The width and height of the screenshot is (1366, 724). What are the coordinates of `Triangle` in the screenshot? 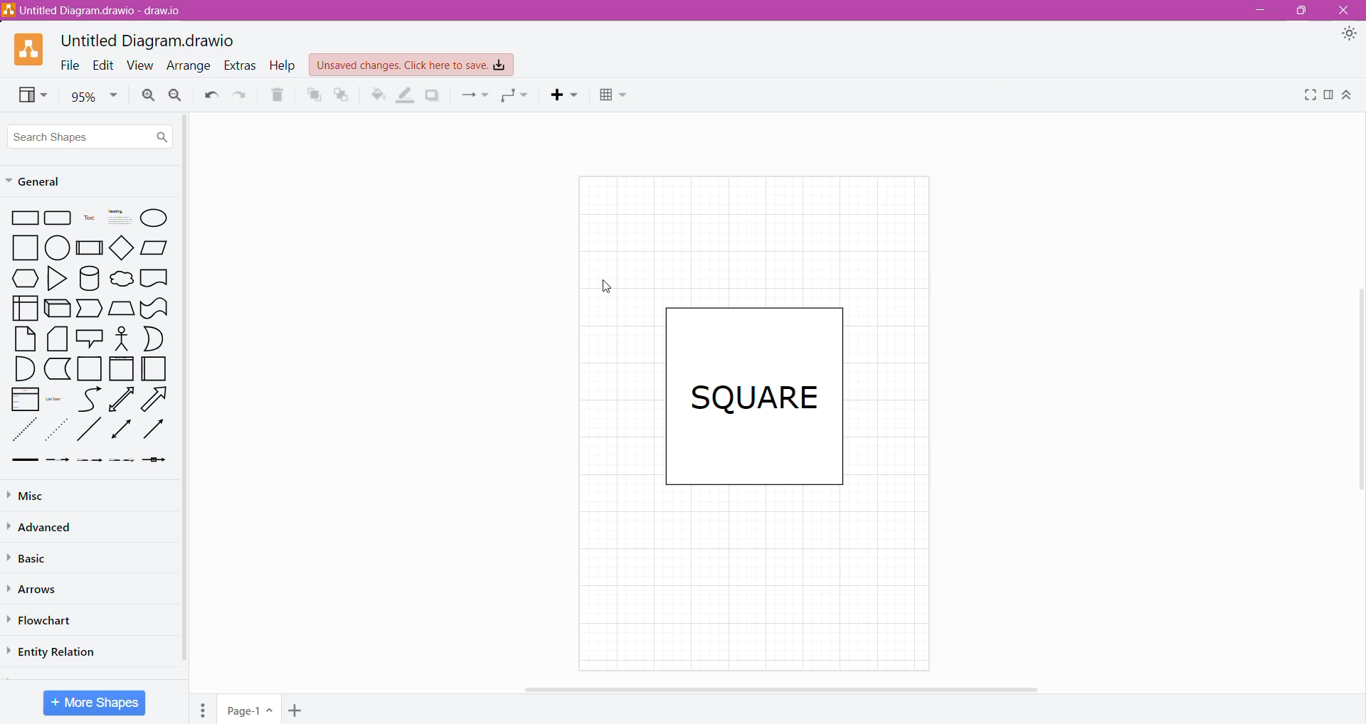 It's located at (57, 277).